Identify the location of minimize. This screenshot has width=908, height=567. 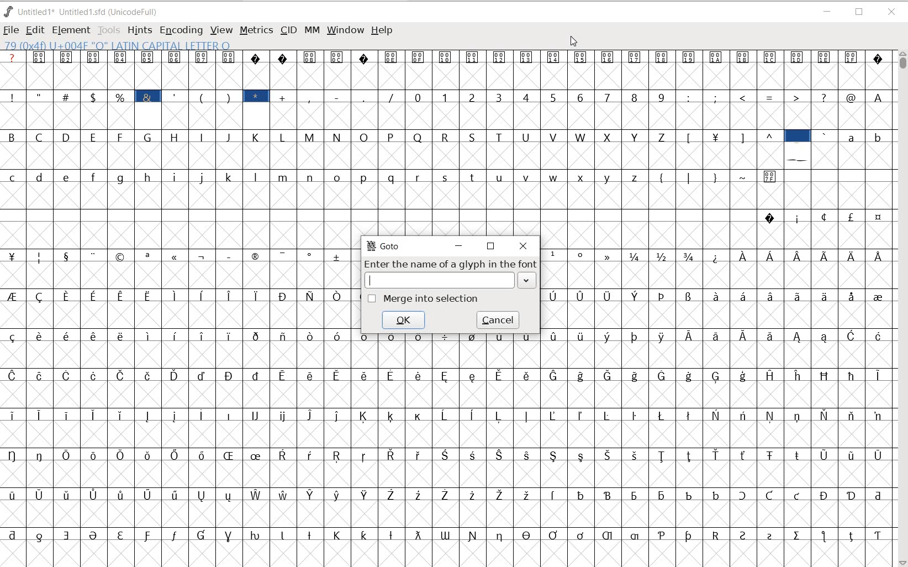
(458, 246).